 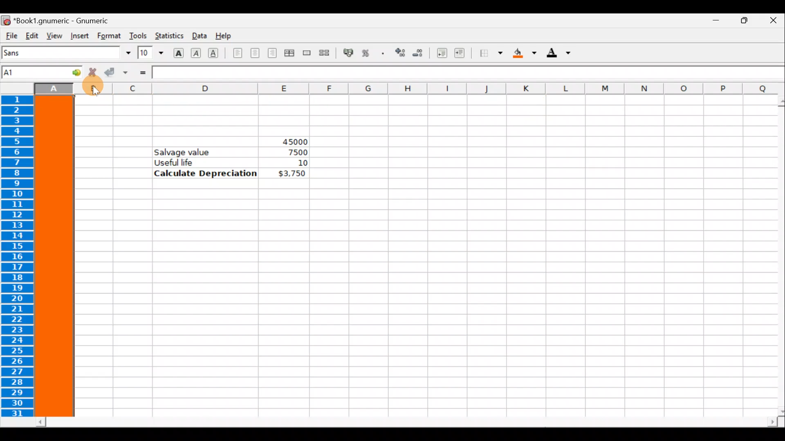 I want to click on 10, so click(x=292, y=163).